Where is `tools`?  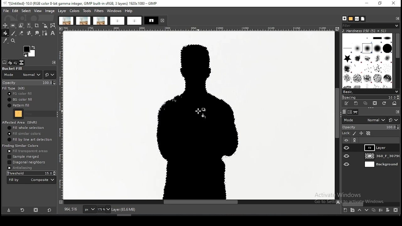
tools is located at coordinates (87, 11).